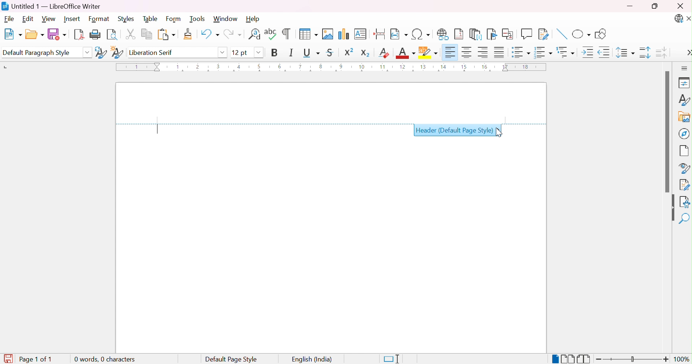 The width and height of the screenshot is (692, 364). Describe the element at coordinates (562, 34) in the screenshot. I see `Image annotation` at that location.